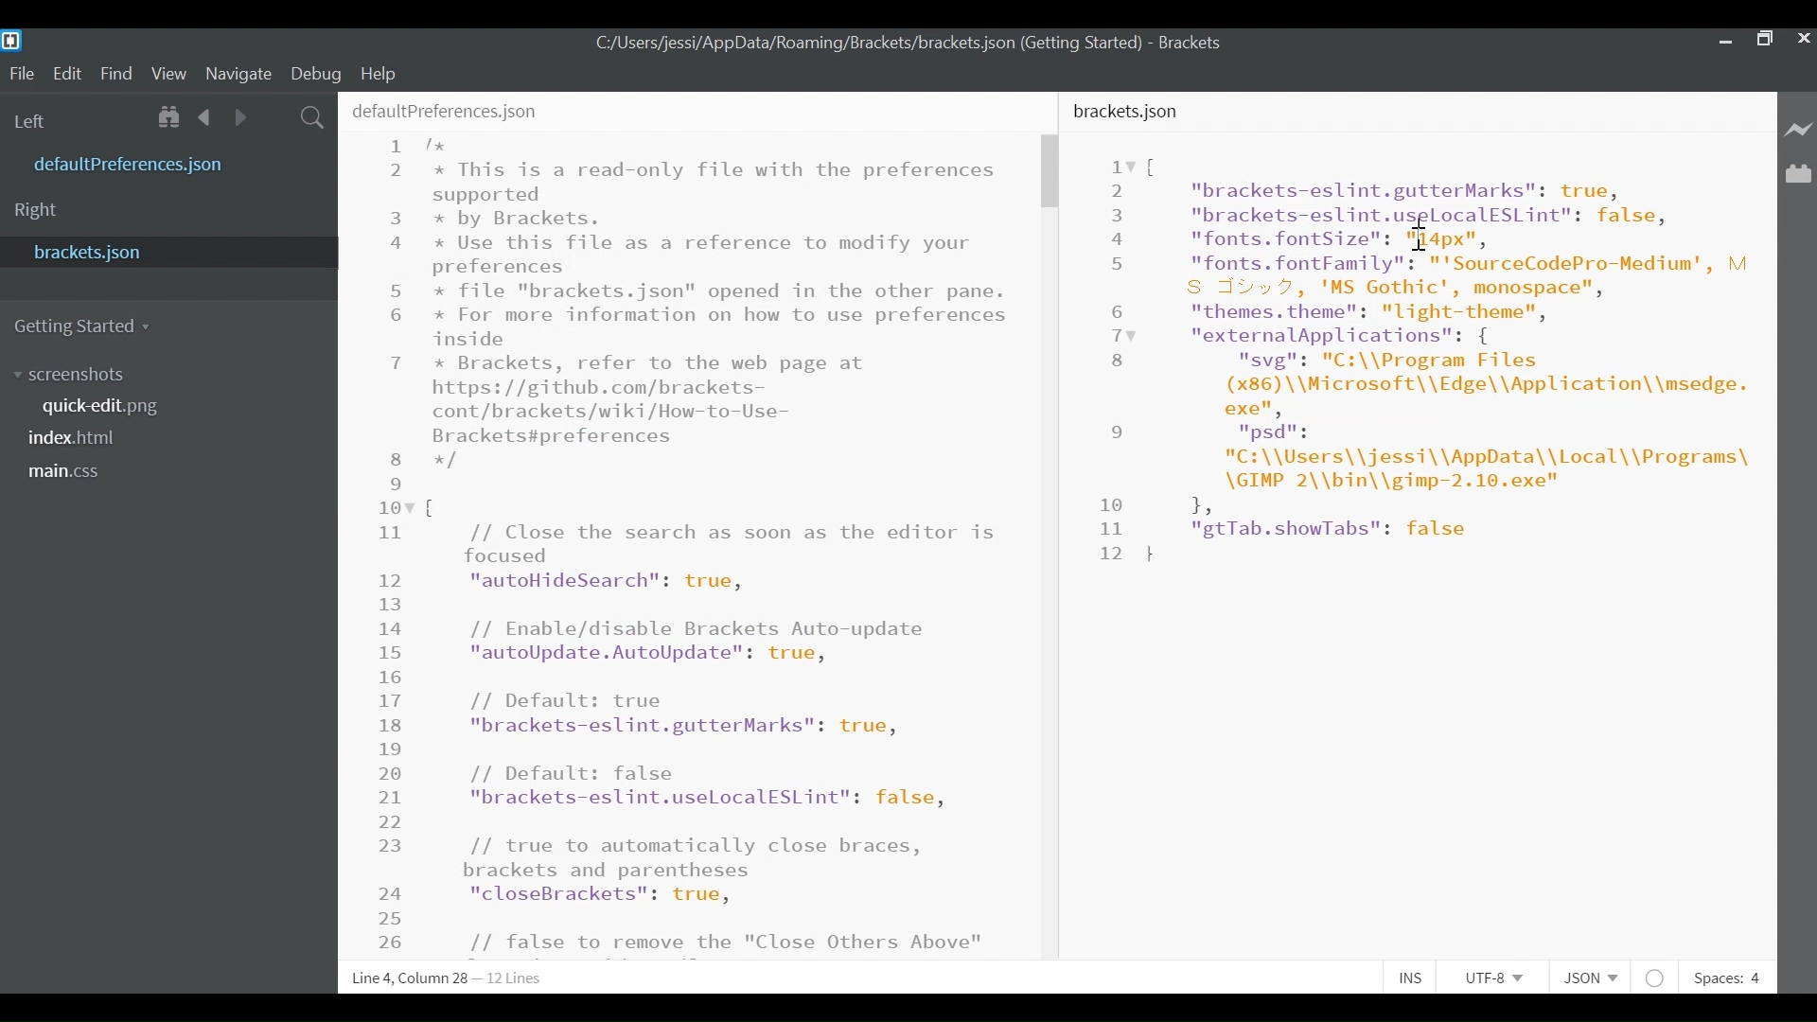 The width and height of the screenshot is (1817, 1022). I want to click on Close, so click(1804, 41).